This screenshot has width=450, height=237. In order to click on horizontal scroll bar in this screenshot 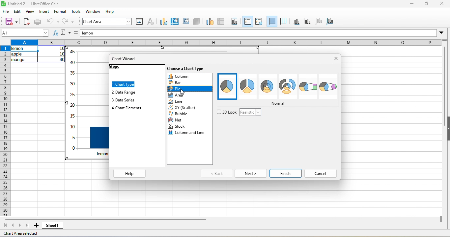, I will do `click(105, 219)`.